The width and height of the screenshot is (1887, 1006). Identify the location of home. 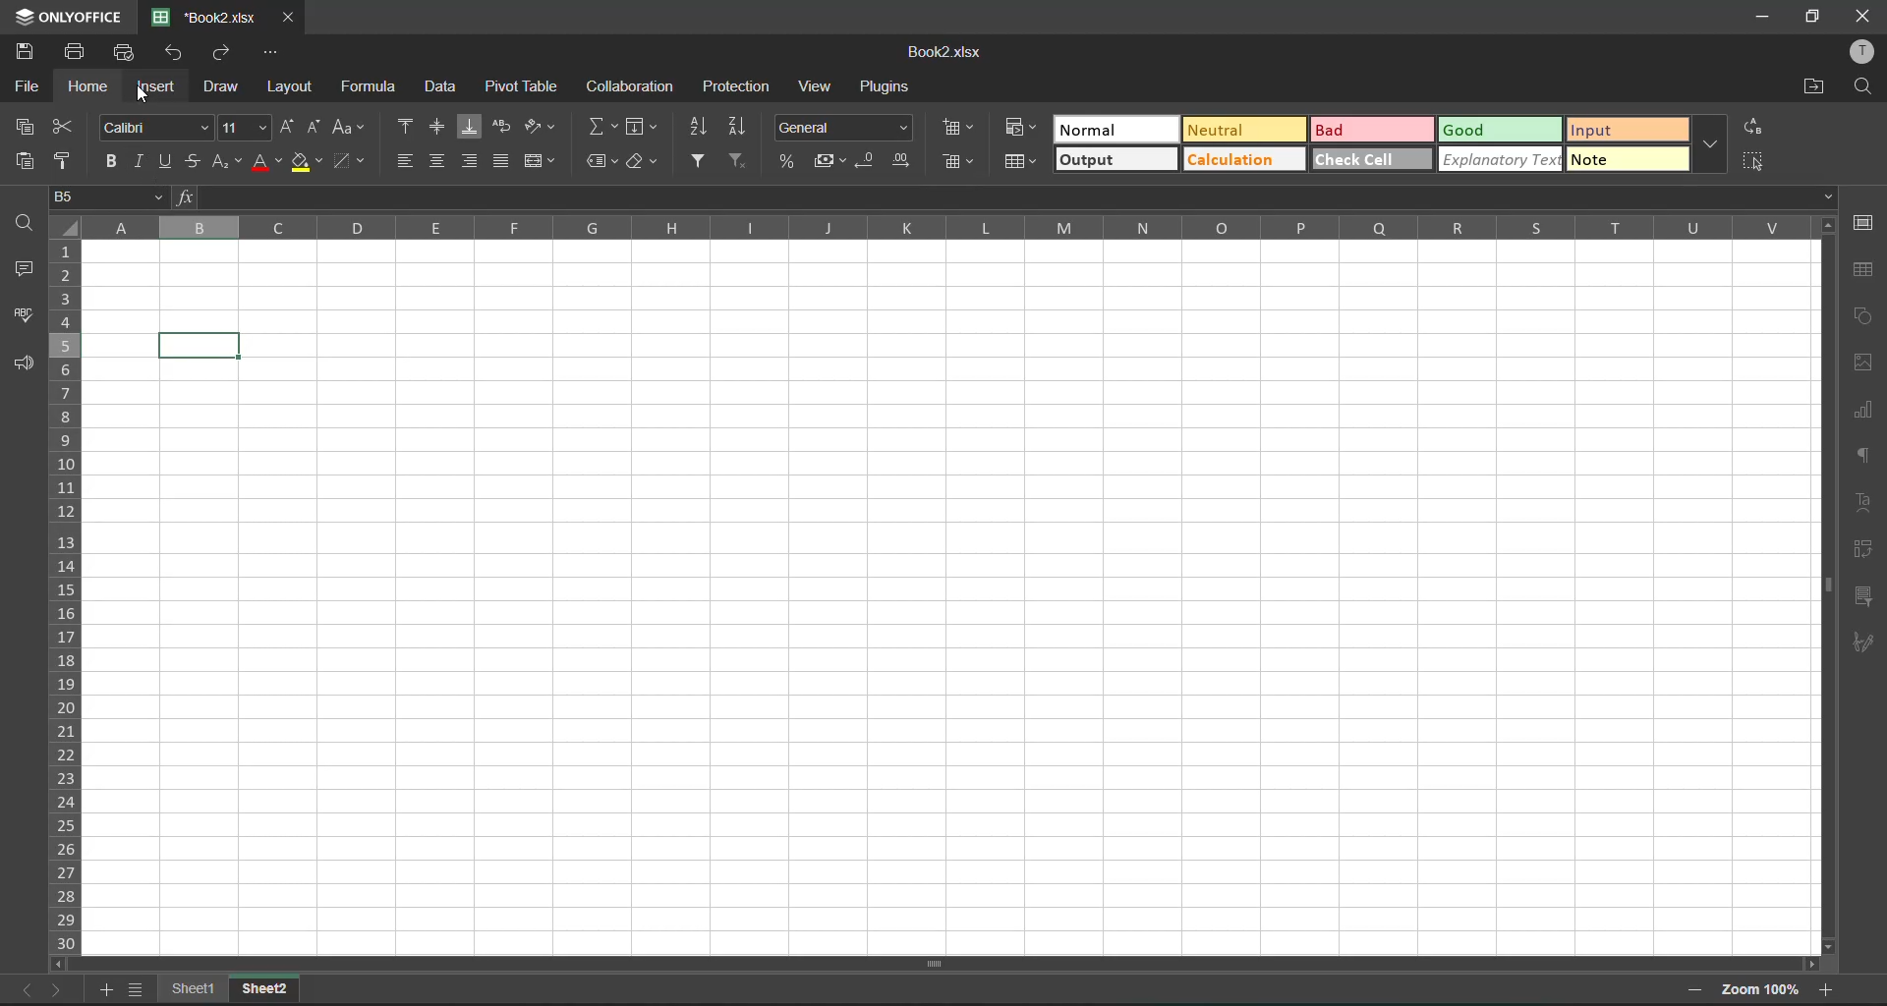
(93, 87).